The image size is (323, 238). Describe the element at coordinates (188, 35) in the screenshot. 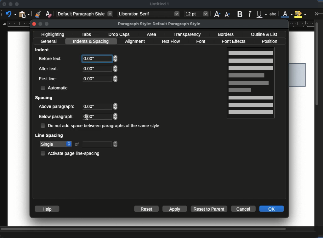

I see `transparency` at that location.